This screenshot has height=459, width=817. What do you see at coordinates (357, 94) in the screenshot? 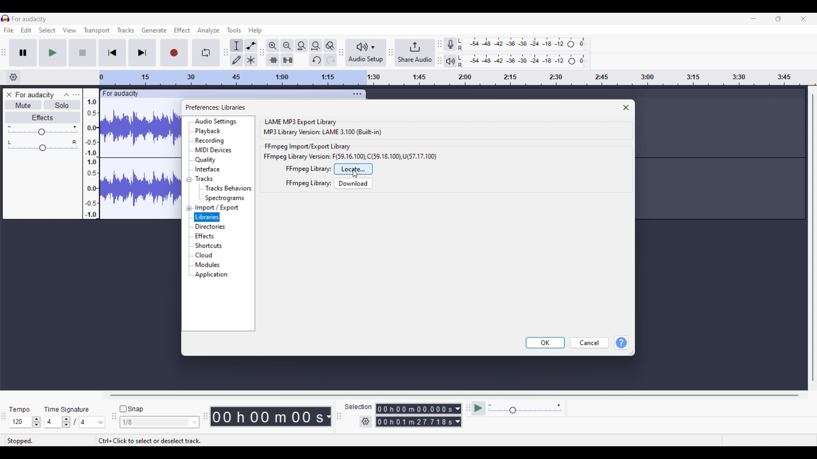
I see `Track settings` at bounding box center [357, 94].